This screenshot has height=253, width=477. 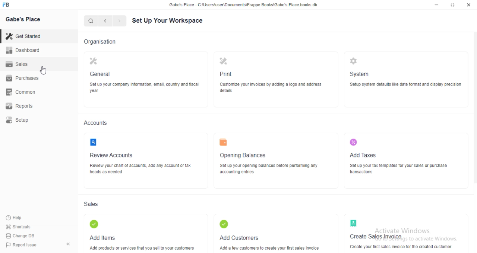 What do you see at coordinates (23, 246) in the screenshot?
I see `Report Issue` at bounding box center [23, 246].